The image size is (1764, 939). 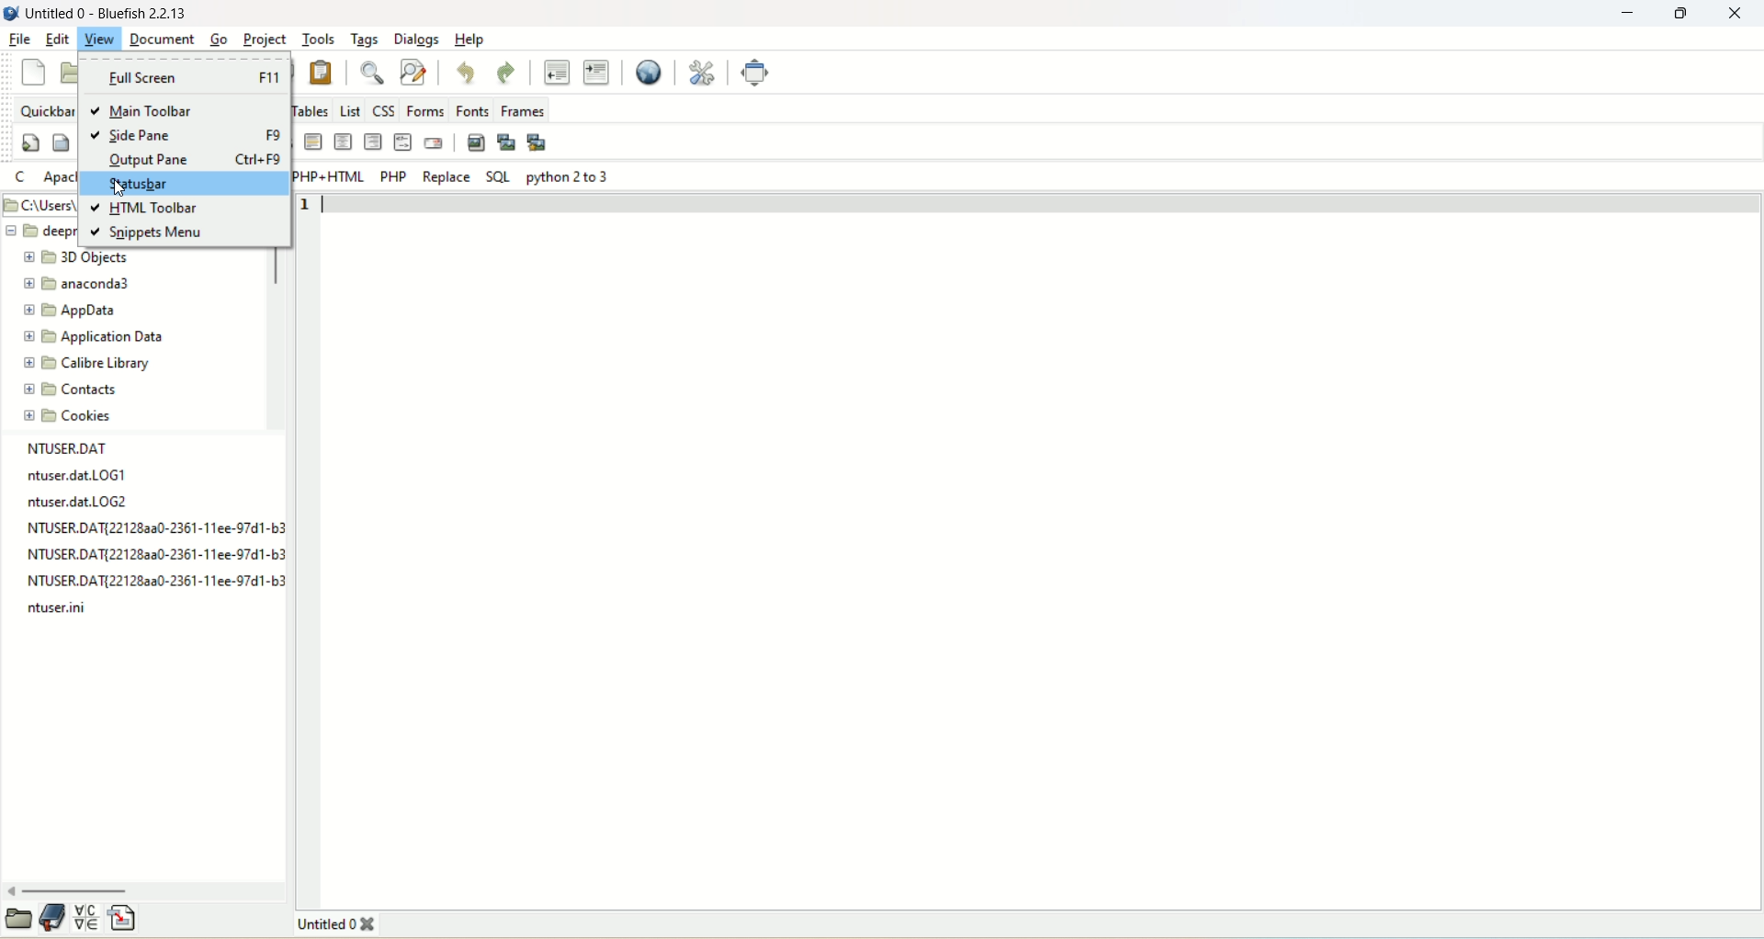 What do you see at coordinates (59, 178) in the screenshot?
I see `apache` at bounding box center [59, 178].